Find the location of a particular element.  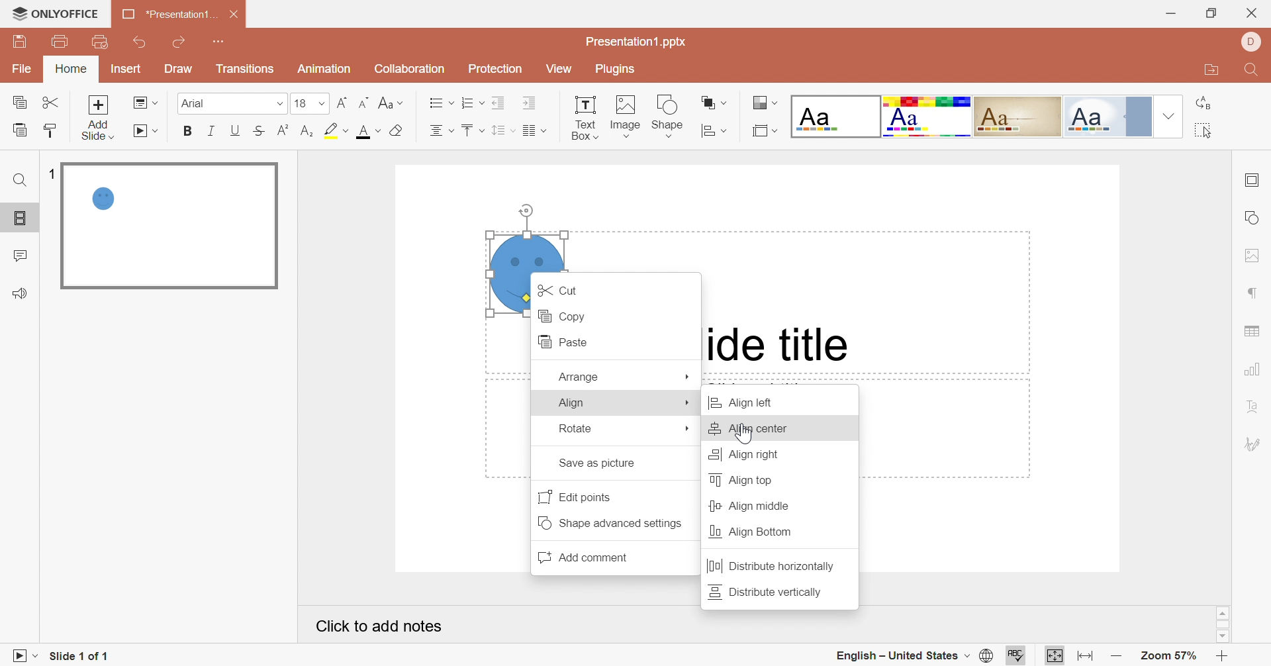

Bullets is located at coordinates (438, 102).